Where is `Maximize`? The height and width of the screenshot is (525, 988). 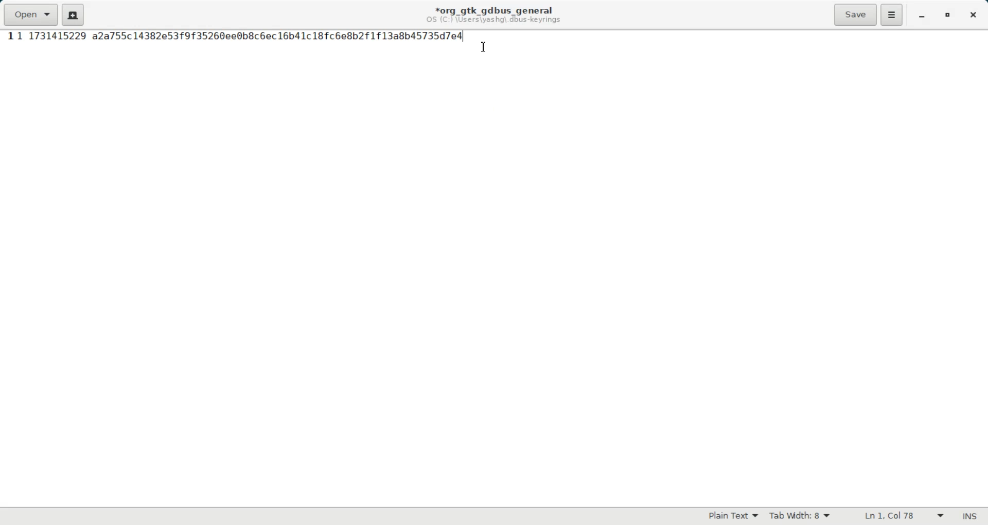
Maximize is located at coordinates (949, 16).